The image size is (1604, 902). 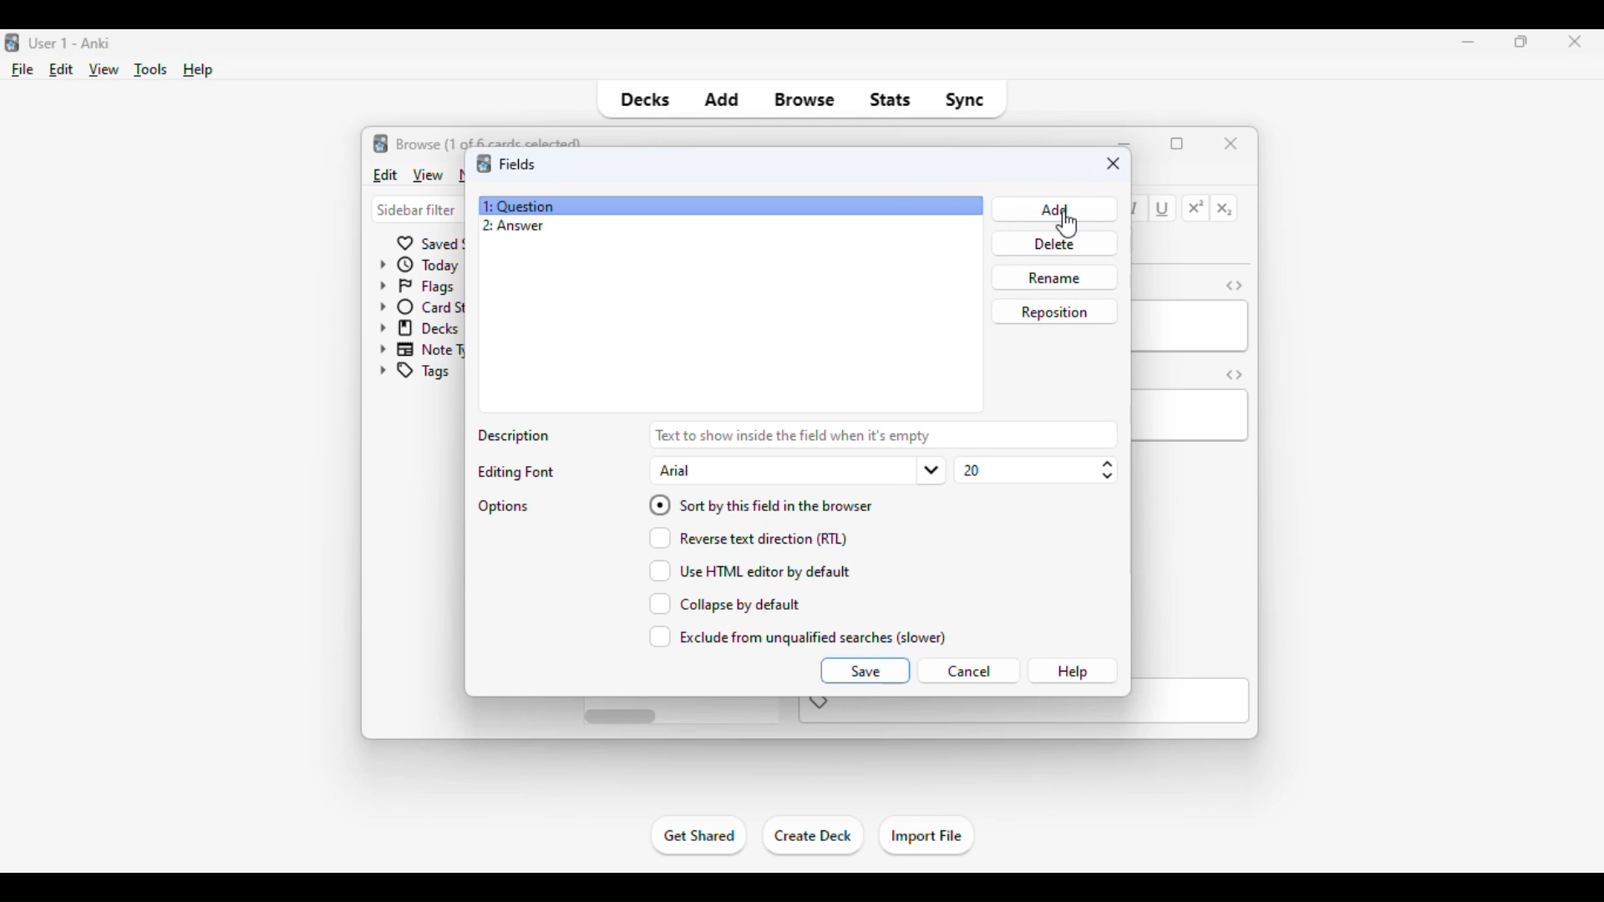 I want to click on 2: Answer, so click(x=513, y=226).